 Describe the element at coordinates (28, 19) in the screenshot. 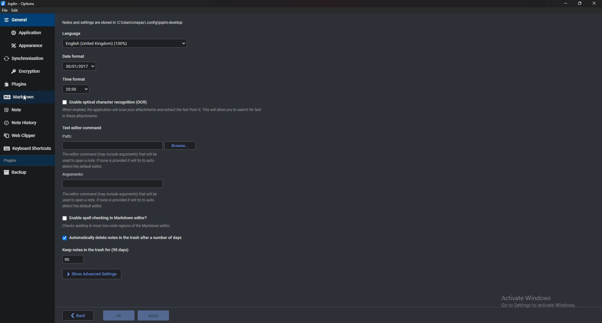

I see `general` at that location.